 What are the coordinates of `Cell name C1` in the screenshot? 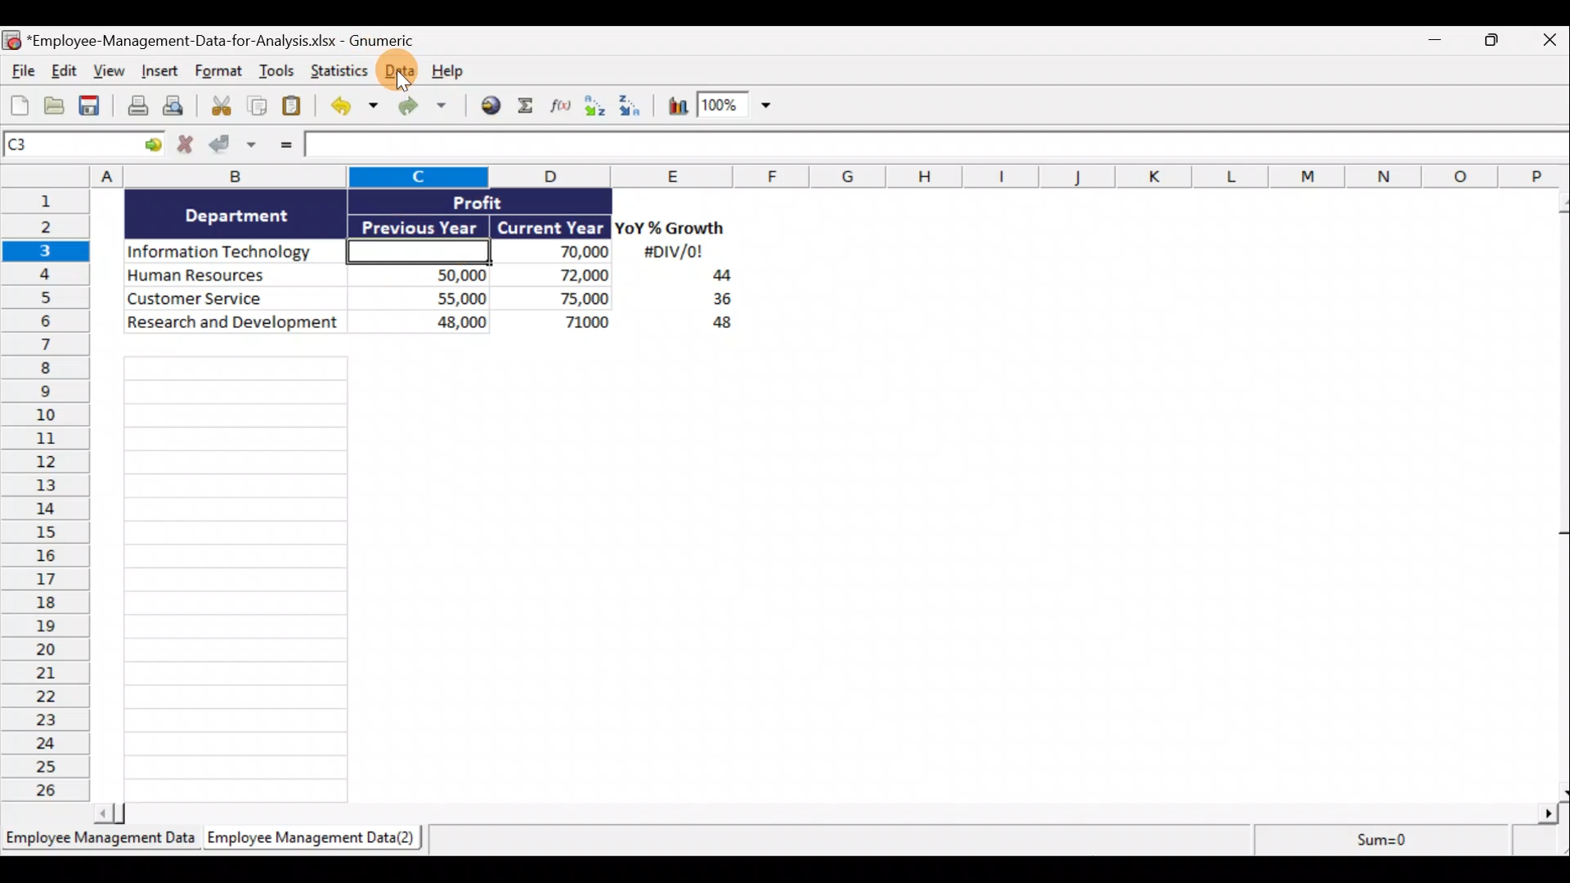 It's located at (69, 146).